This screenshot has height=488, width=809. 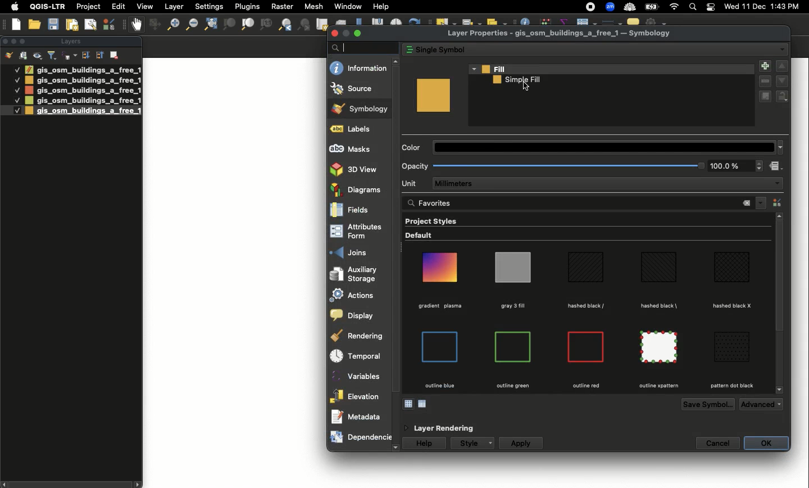 I want to click on Checked, so click(x=16, y=69).